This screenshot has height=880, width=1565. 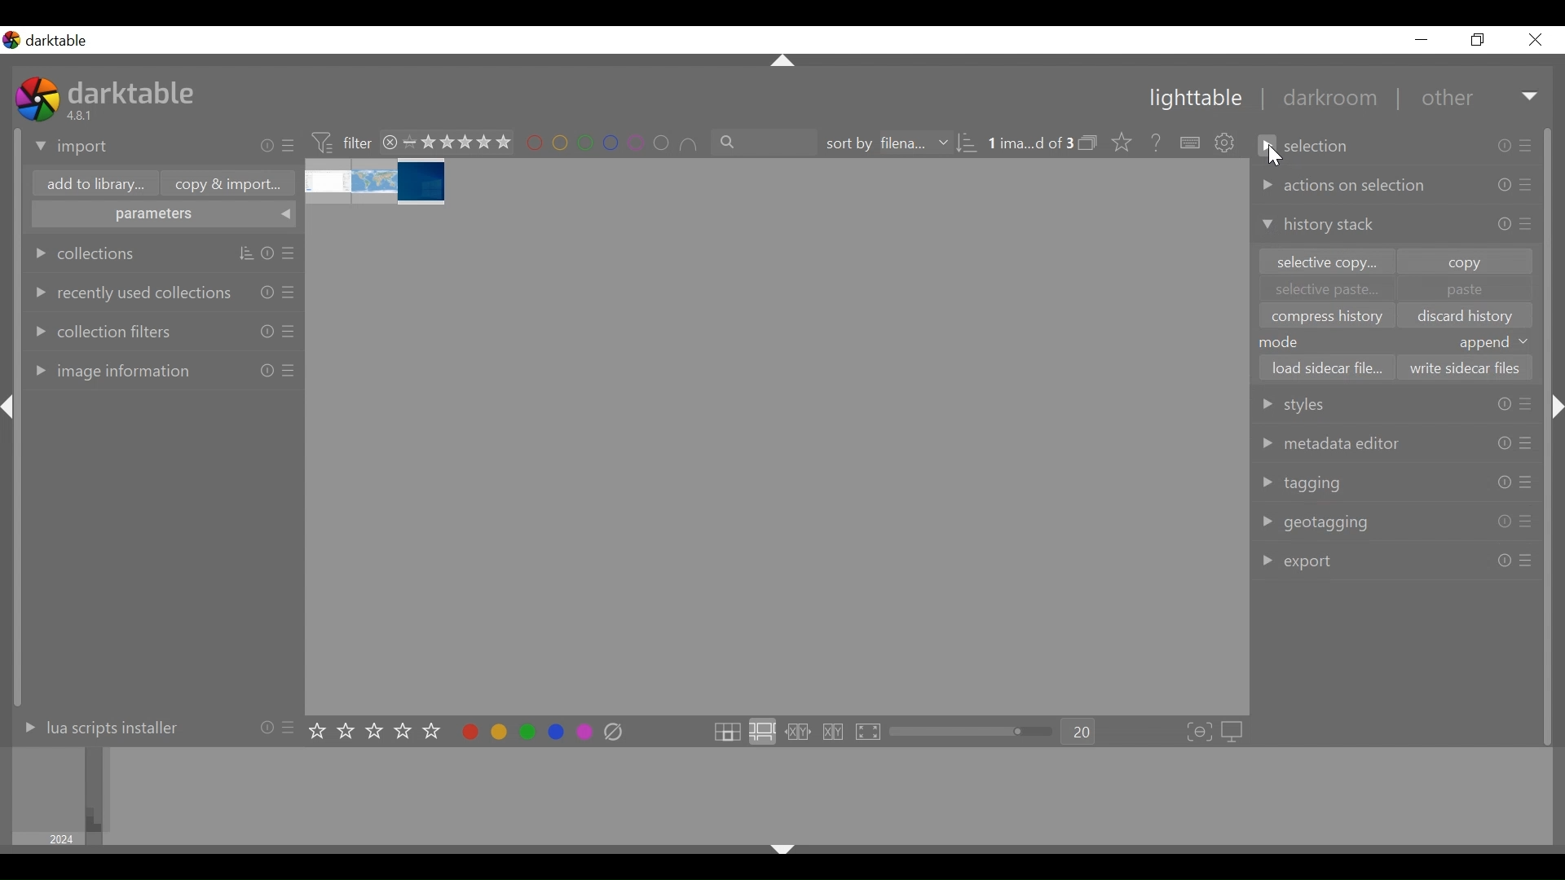 What do you see at coordinates (1151, 143) in the screenshot?
I see `help` at bounding box center [1151, 143].